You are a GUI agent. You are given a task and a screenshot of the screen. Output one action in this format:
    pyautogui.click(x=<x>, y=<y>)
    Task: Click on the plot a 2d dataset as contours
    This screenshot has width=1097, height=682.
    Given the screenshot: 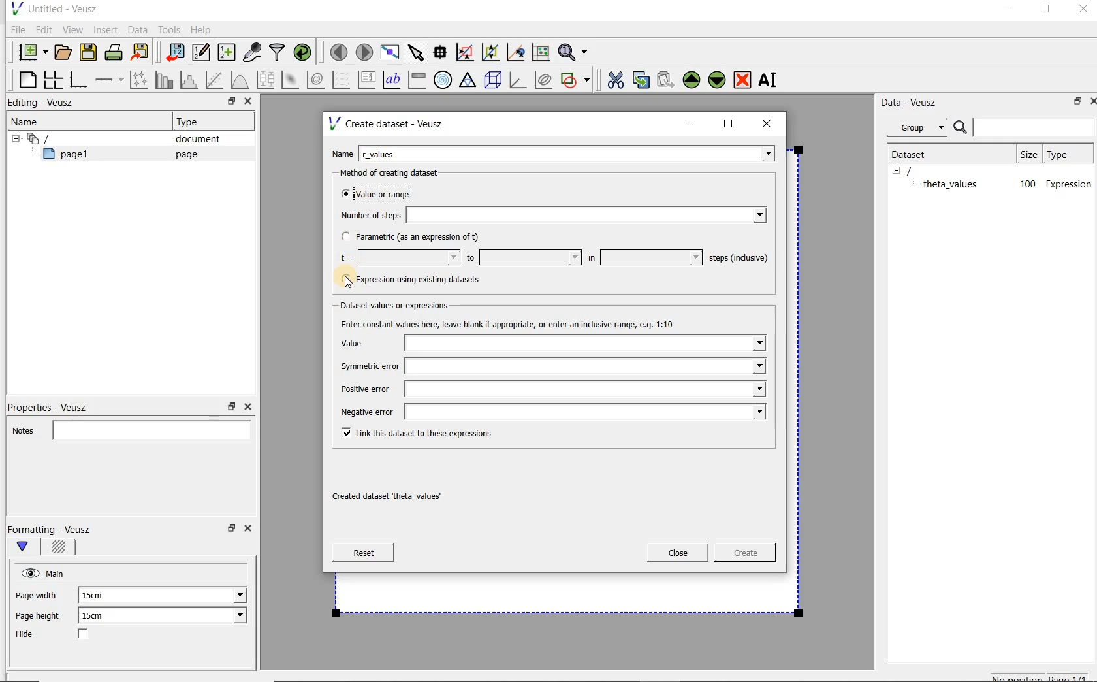 What is the action you would take?
    pyautogui.click(x=317, y=80)
    